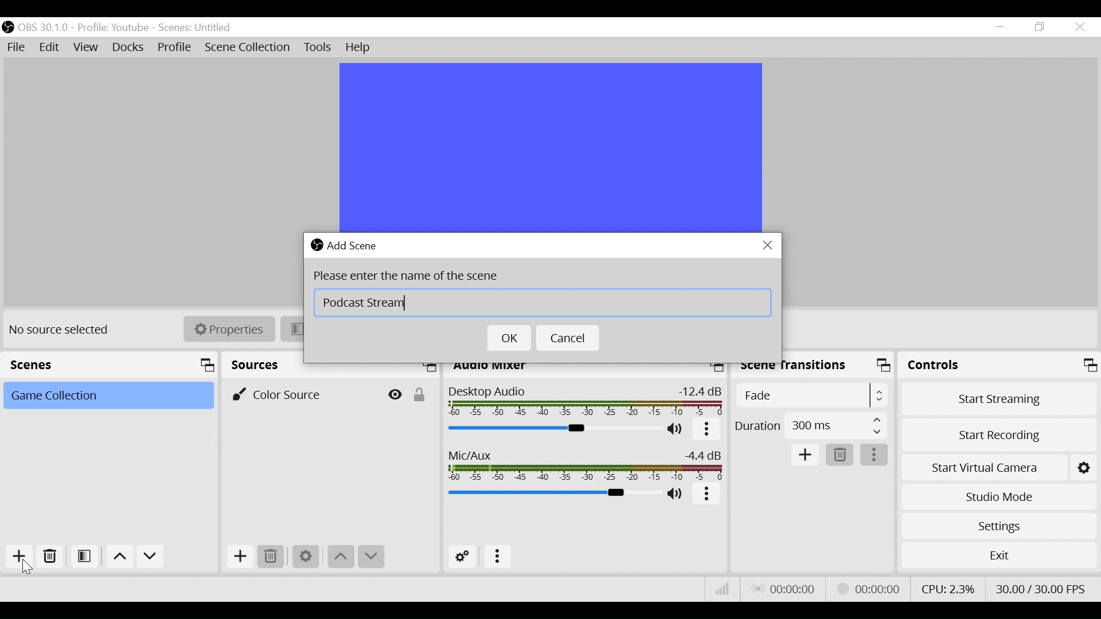 The height and width of the screenshot is (619, 1101). Describe the element at coordinates (721, 588) in the screenshot. I see `Bitrate` at that location.